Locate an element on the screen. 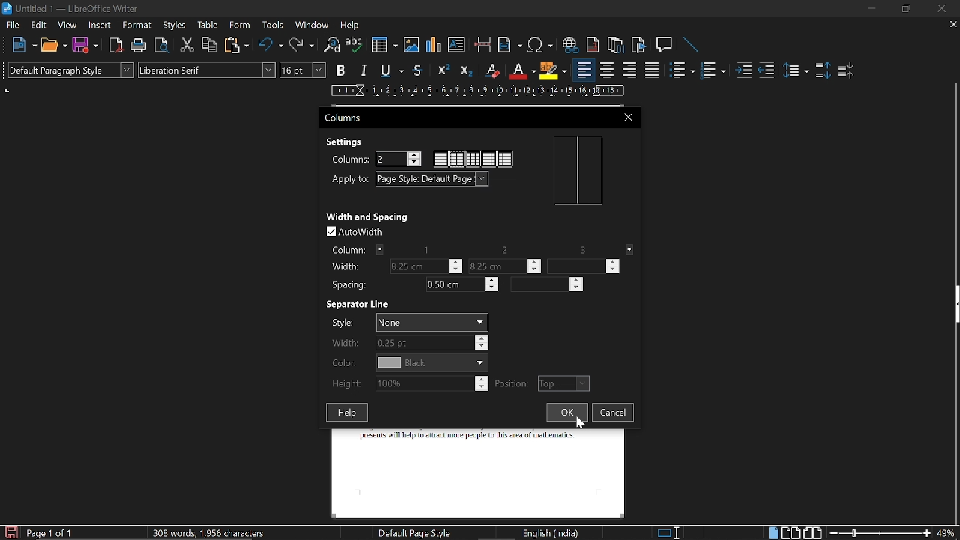 This screenshot has height=540, width=960. Decrease indent is located at coordinates (769, 70).